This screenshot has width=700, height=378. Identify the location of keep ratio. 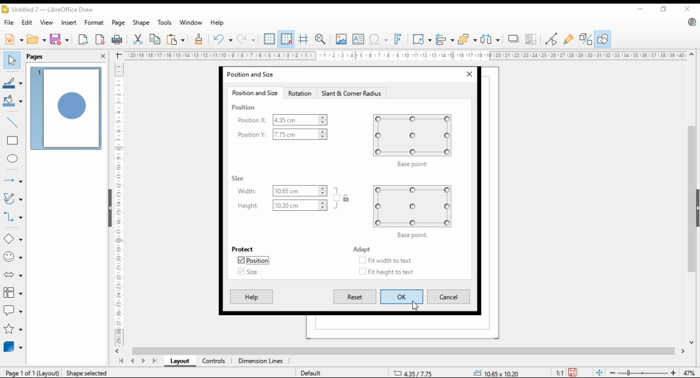
(341, 198).